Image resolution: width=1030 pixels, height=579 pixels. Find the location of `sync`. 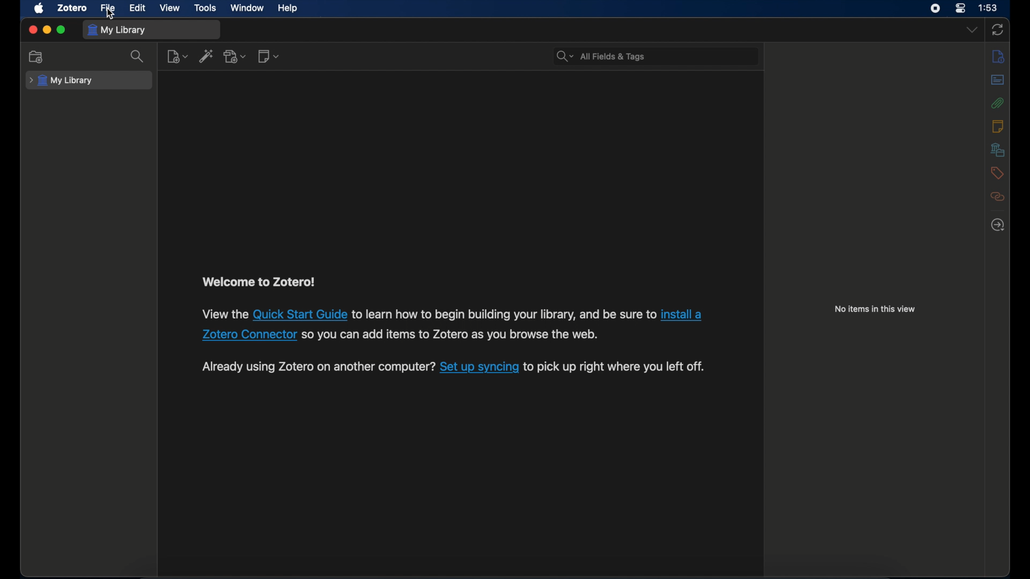

sync is located at coordinates (999, 29).